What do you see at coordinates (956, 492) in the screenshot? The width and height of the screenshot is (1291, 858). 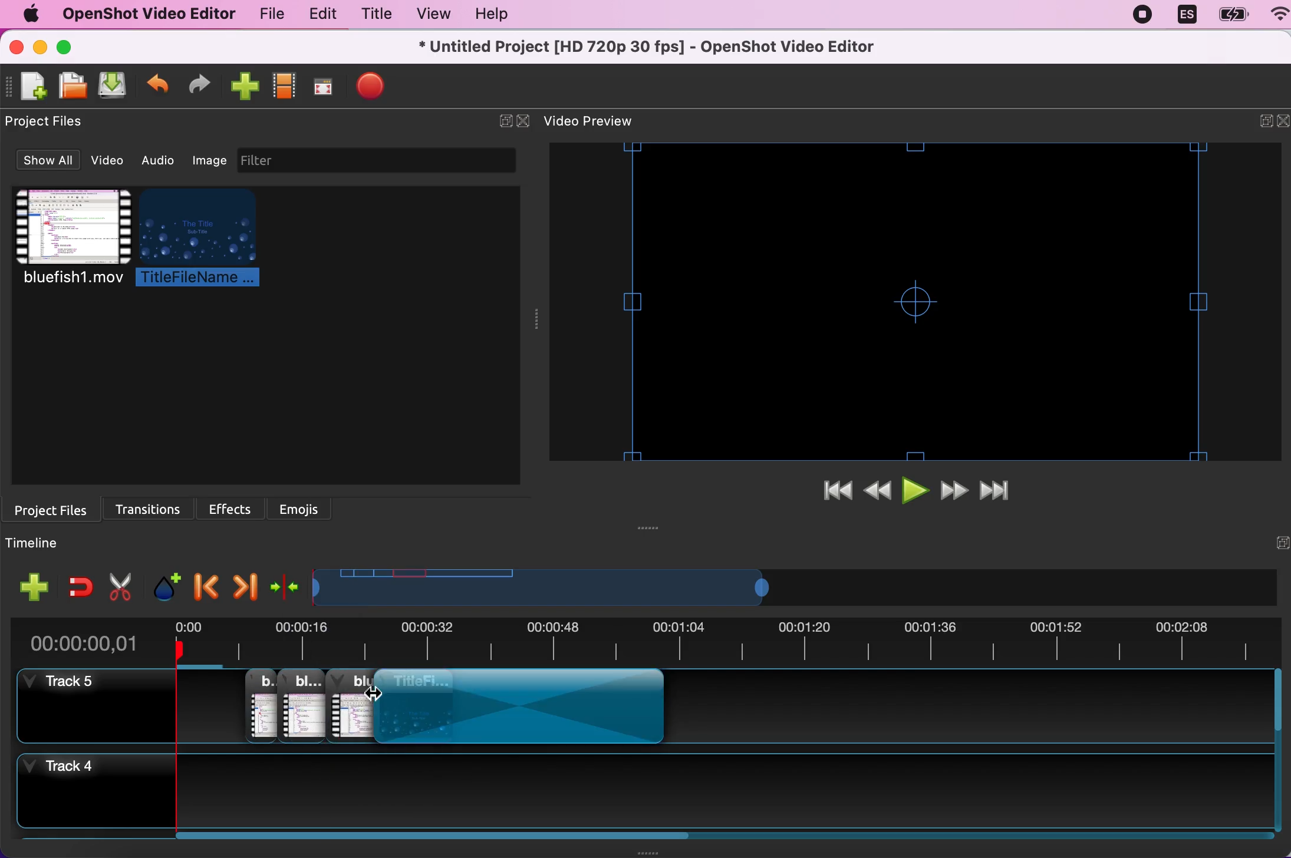 I see `fast forward` at bounding box center [956, 492].